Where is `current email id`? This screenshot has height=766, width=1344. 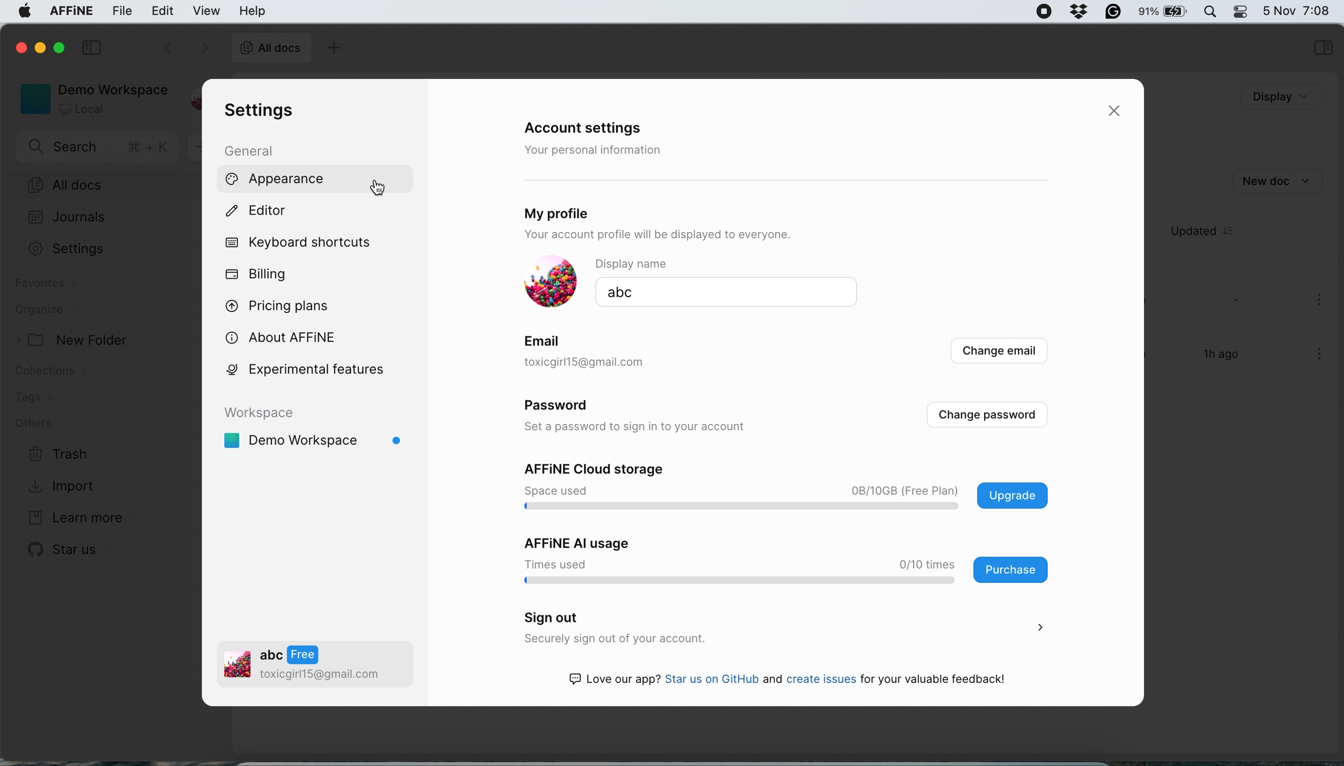 current email id is located at coordinates (617, 364).